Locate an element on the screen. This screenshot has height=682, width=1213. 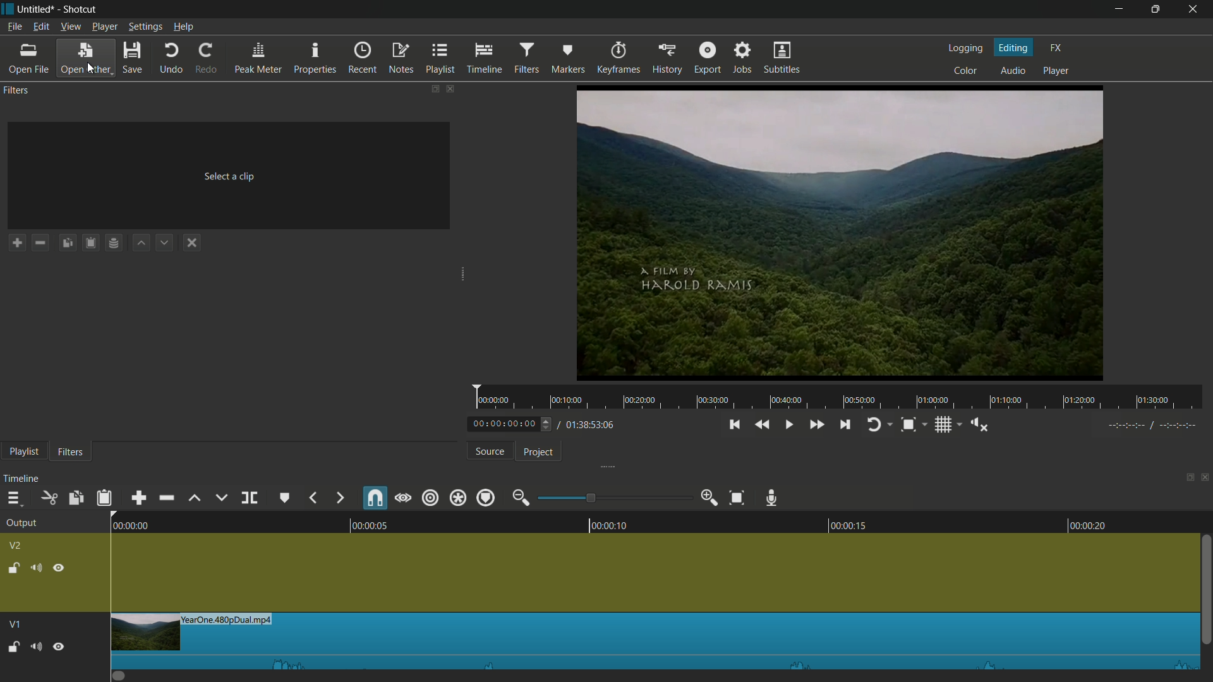
view menu is located at coordinates (71, 27).